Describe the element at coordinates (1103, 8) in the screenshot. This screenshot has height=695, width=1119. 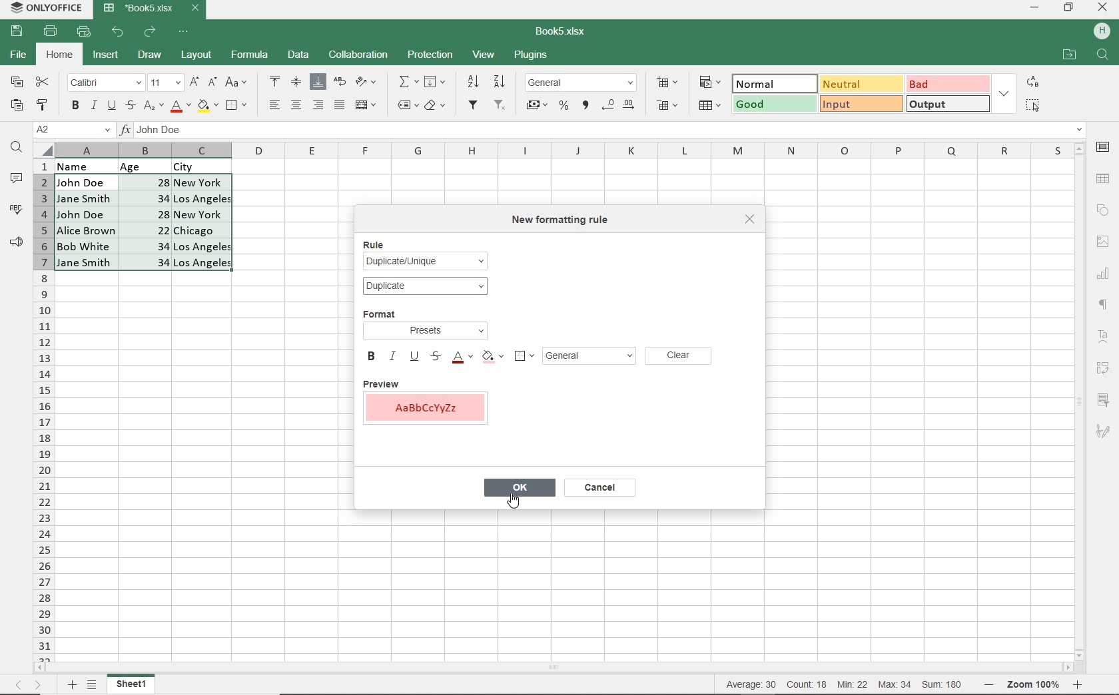
I see `CLOSE` at that location.